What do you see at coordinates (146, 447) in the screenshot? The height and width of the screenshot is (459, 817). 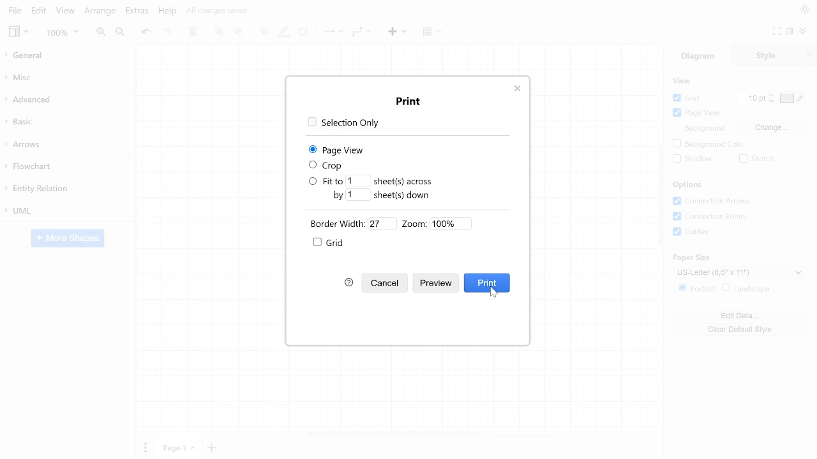 I see `Pages` at bounding box center [146, 447].